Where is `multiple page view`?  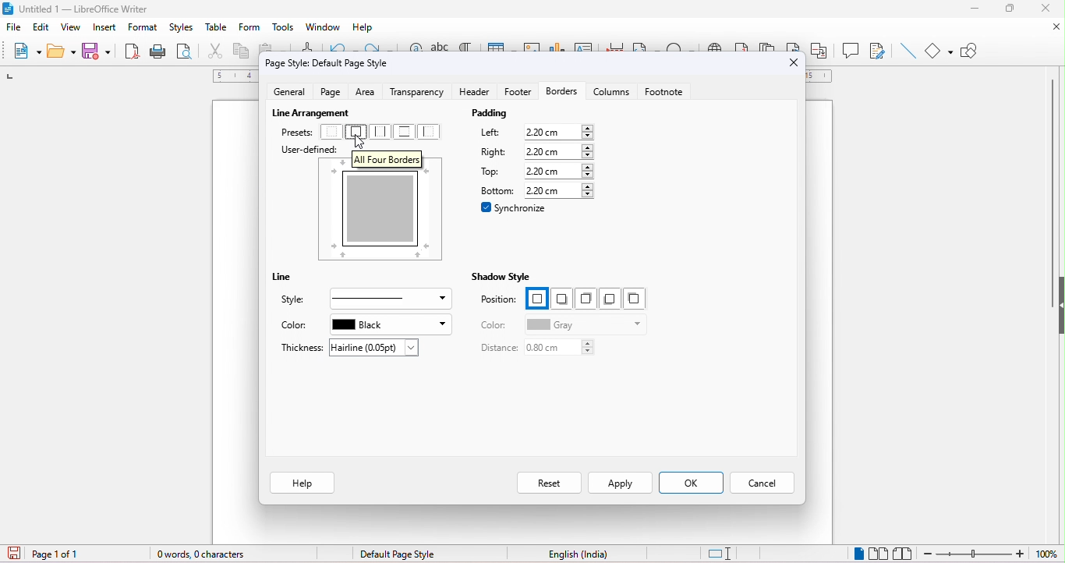 multiple page view is located at coordinates (878, 551).